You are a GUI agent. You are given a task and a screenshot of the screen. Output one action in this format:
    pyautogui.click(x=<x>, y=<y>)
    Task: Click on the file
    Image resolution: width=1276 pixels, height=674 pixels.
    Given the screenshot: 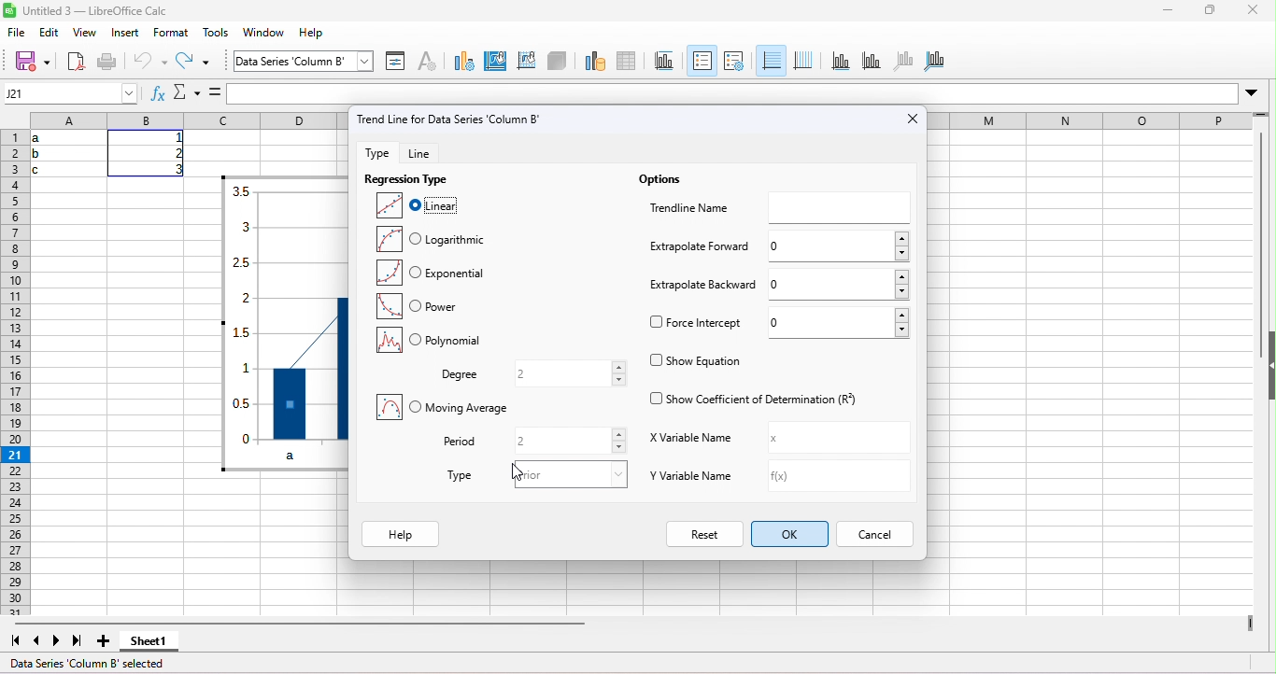 What is the action you would take?
    pyautogui.click(x=17, y=35)
    